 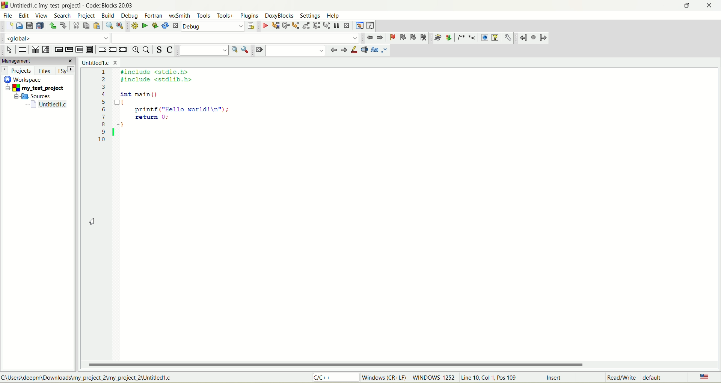 What do you see at coordinates (619, 378) in the screenshot?
I see `read/write` at bounding box center [619, 378].